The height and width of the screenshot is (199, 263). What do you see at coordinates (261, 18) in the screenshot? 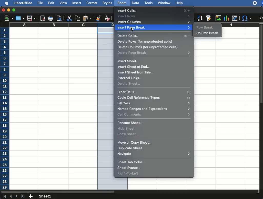
I see `expand` at bounding box center [261, 18].